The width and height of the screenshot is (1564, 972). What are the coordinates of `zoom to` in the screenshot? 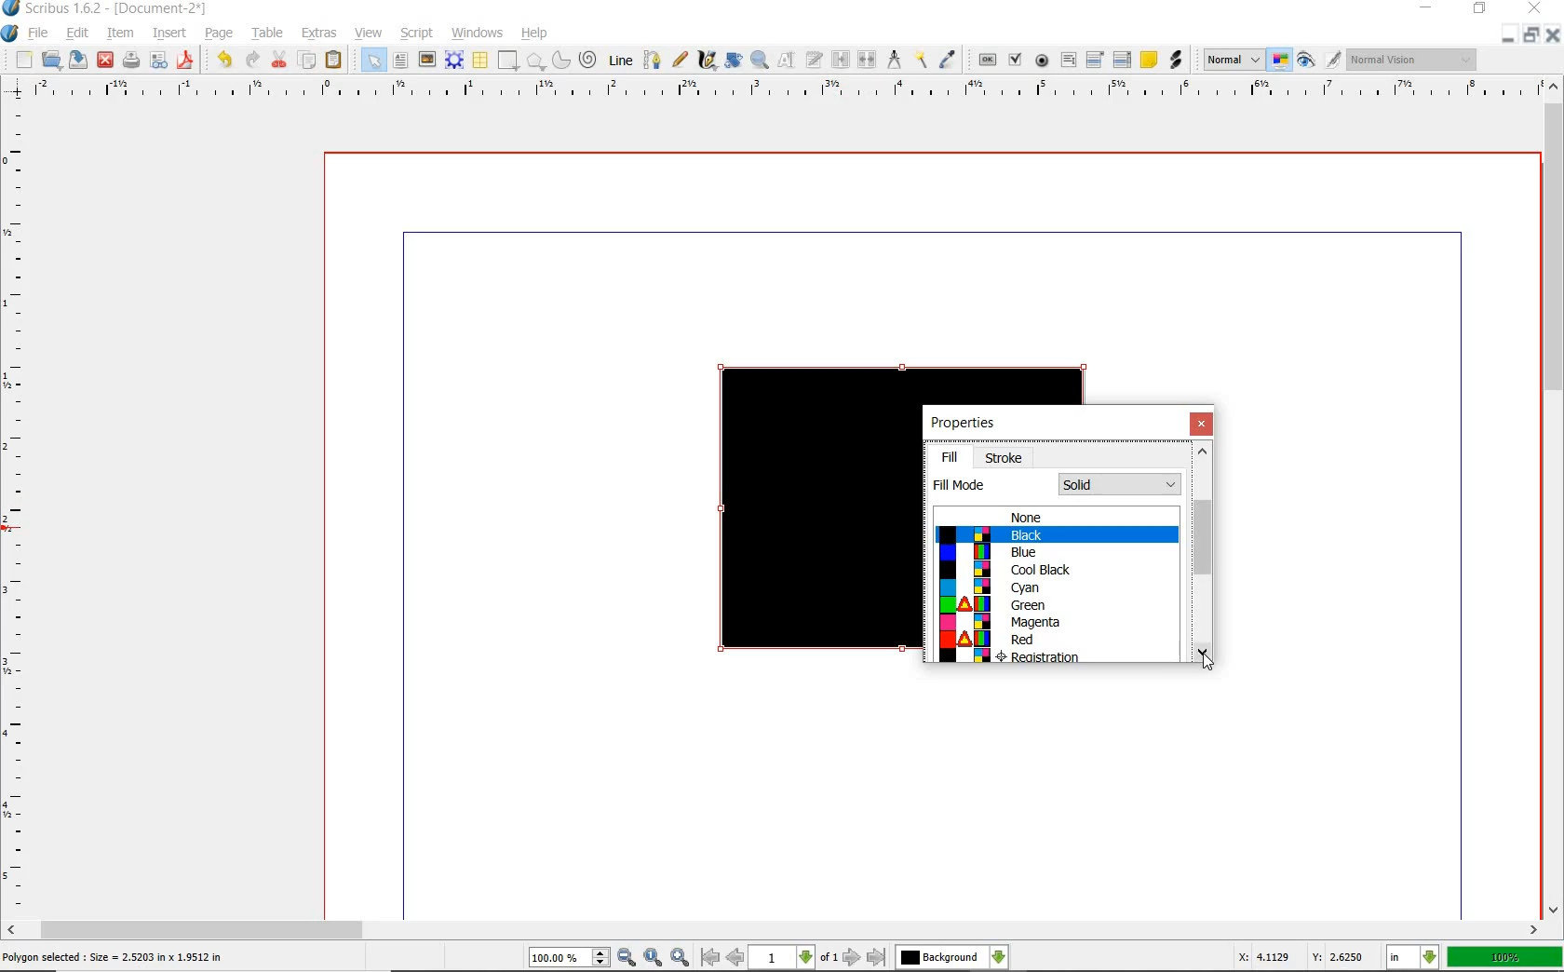 It's located at (653, 957).